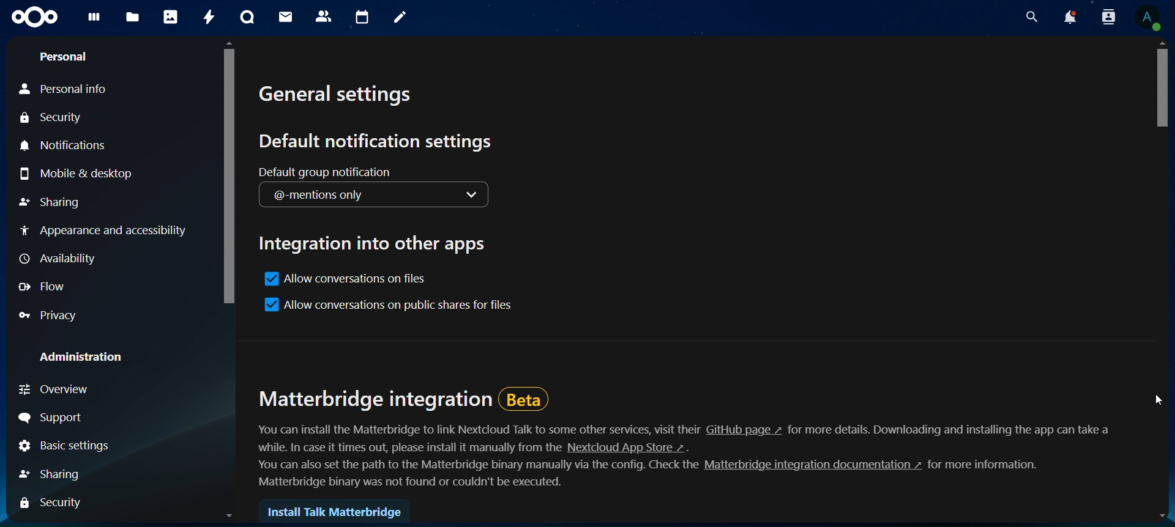 This screenshot has width=1175, height=527. I want to click on availability , so click(58, 259).